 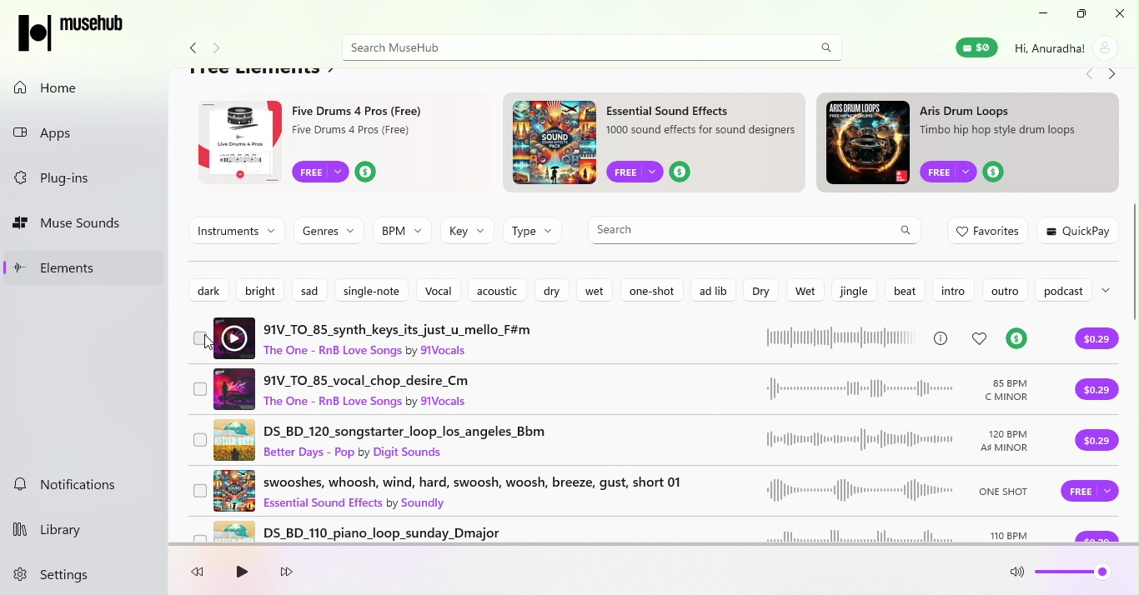 I want to click on Volume level, so click(x=1075, y=576).